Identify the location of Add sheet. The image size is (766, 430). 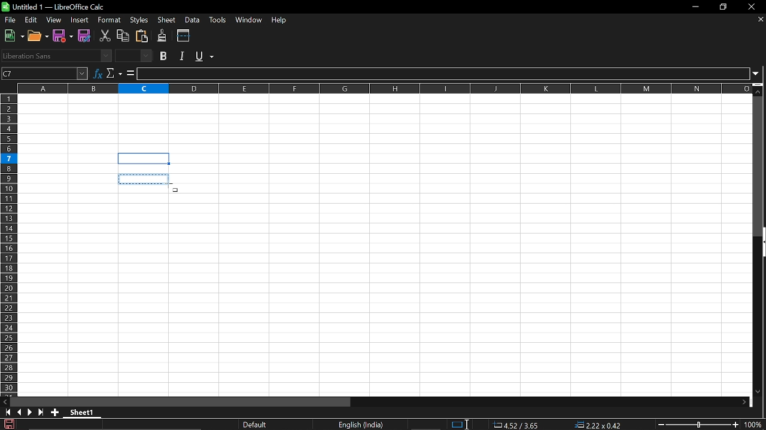
(54, 412).